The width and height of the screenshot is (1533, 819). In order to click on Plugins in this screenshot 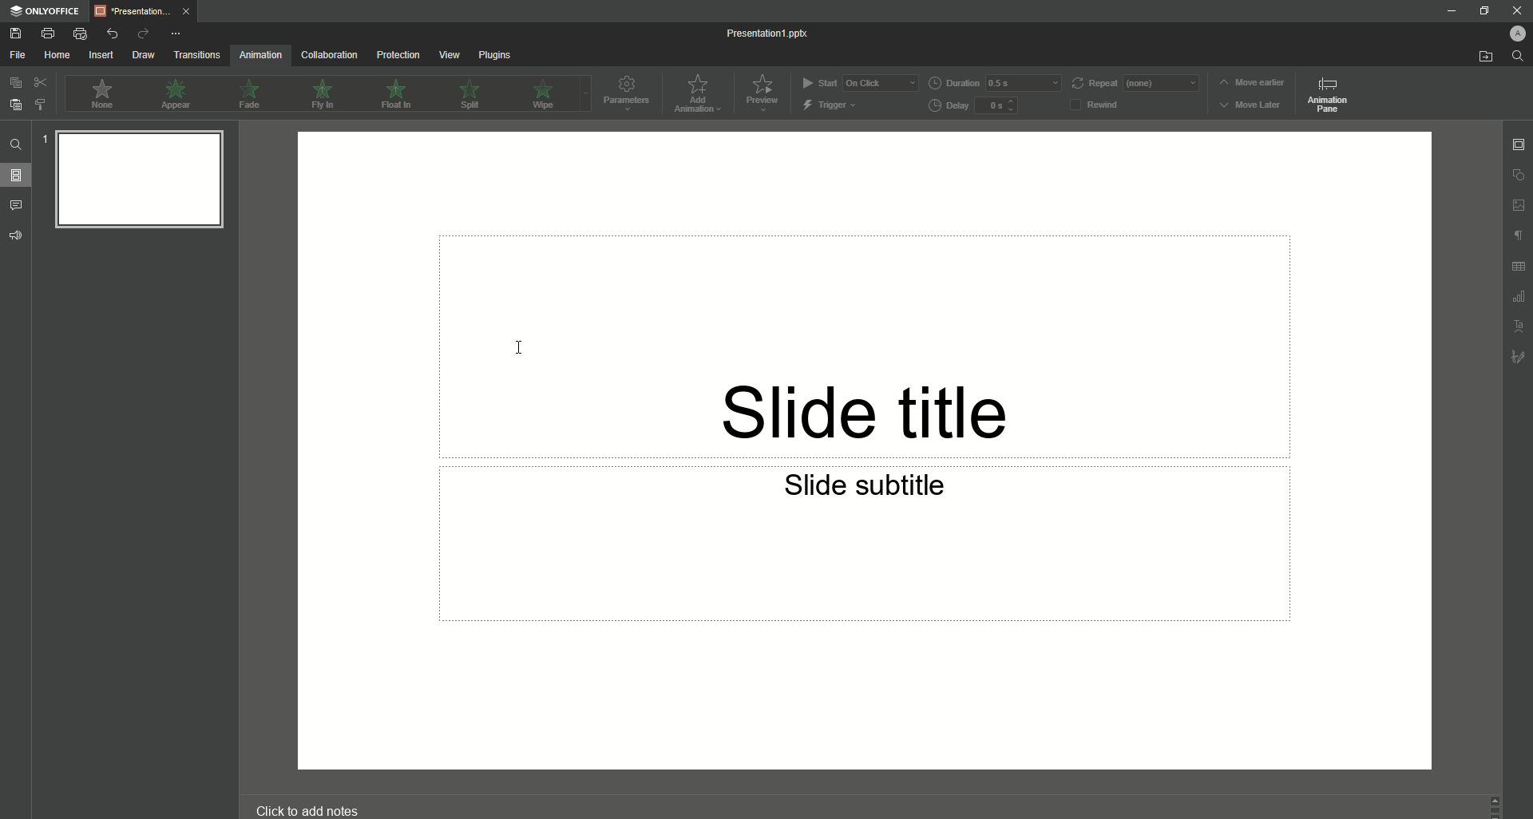, I will do `click(495, 55)`.